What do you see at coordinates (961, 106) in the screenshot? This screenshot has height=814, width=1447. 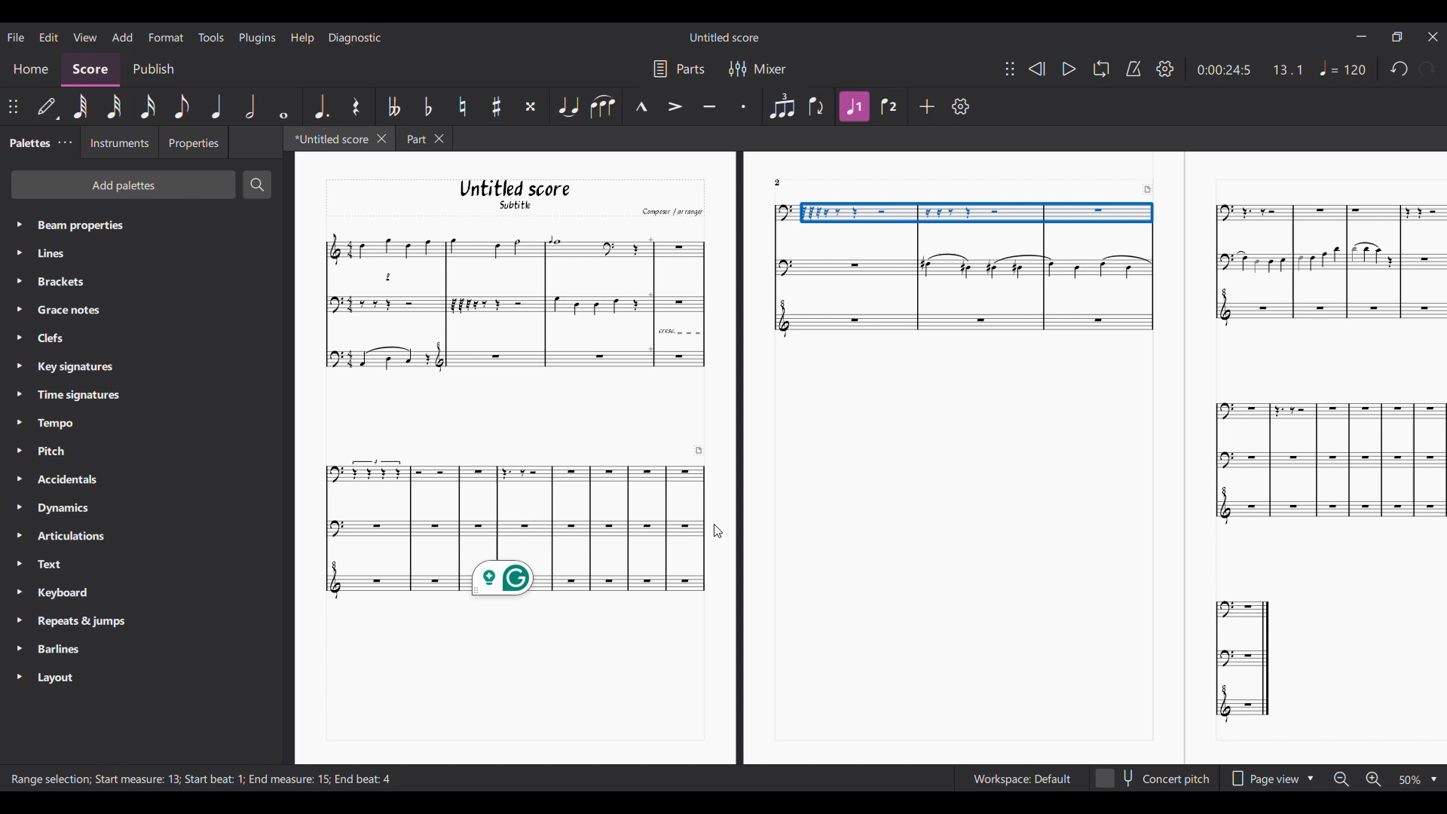 I see `Settings` at bounding box center [961, 106].